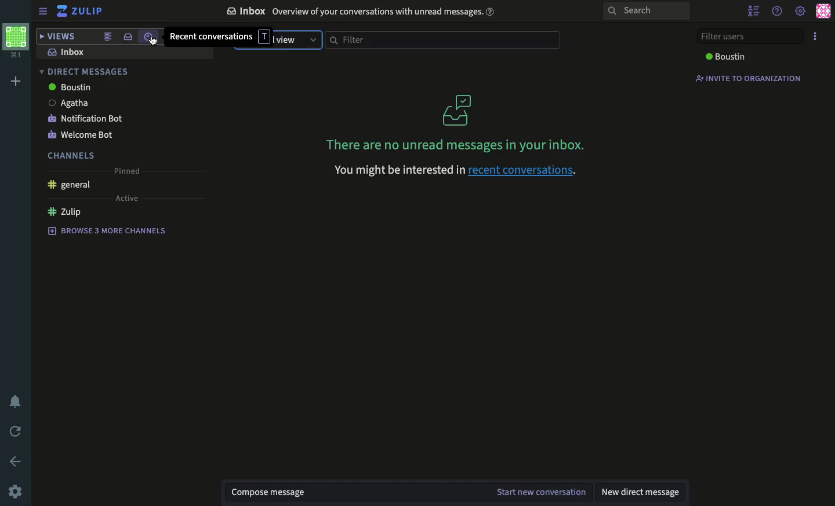 The height and width of the screenshot is (506, 835). I want to click on search, so click(644, 12).